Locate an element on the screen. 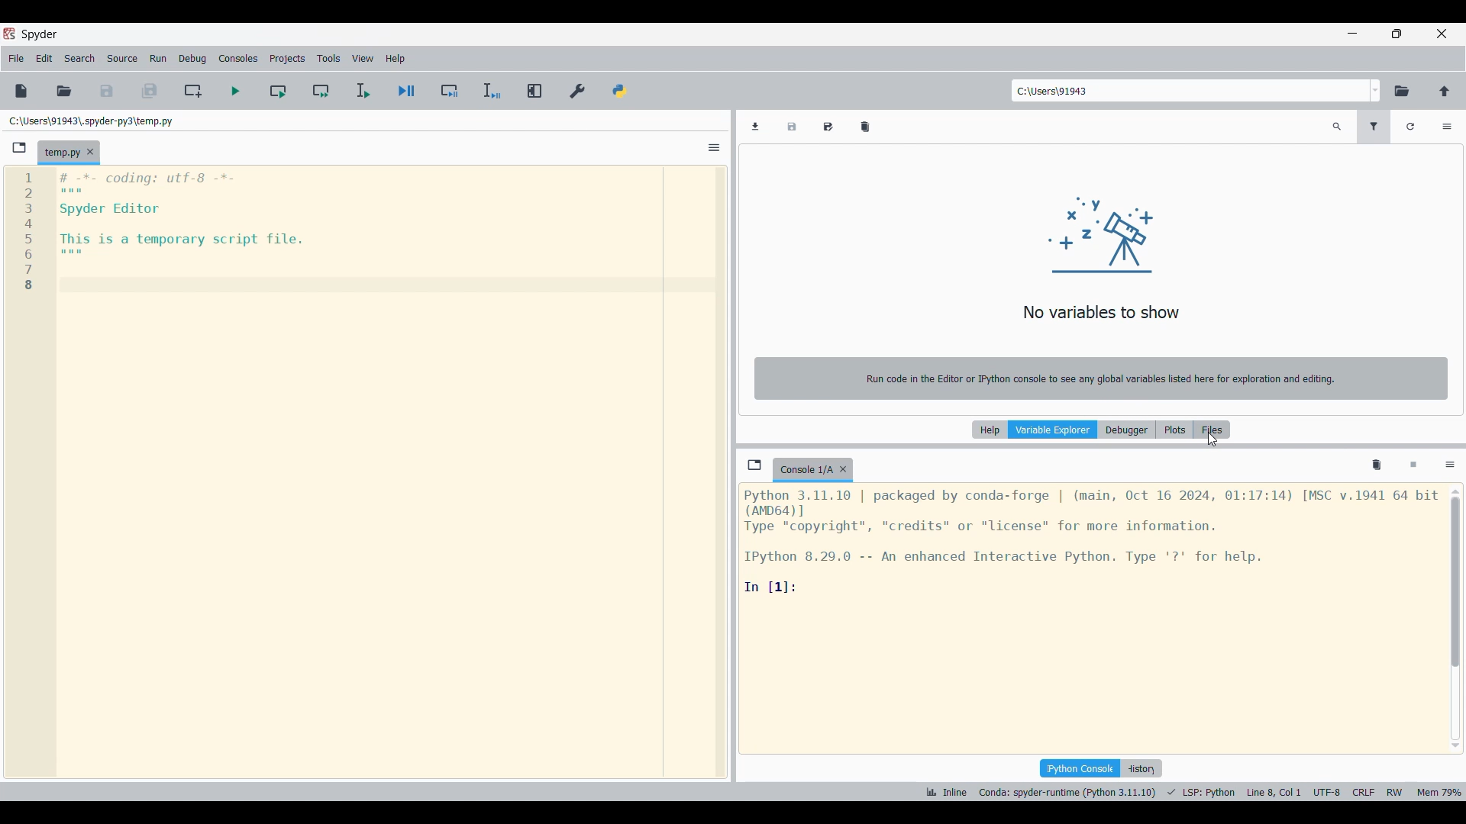 The image size is (1466, 824). Remove all variables from namespace is located at coordinates (1377, 465).